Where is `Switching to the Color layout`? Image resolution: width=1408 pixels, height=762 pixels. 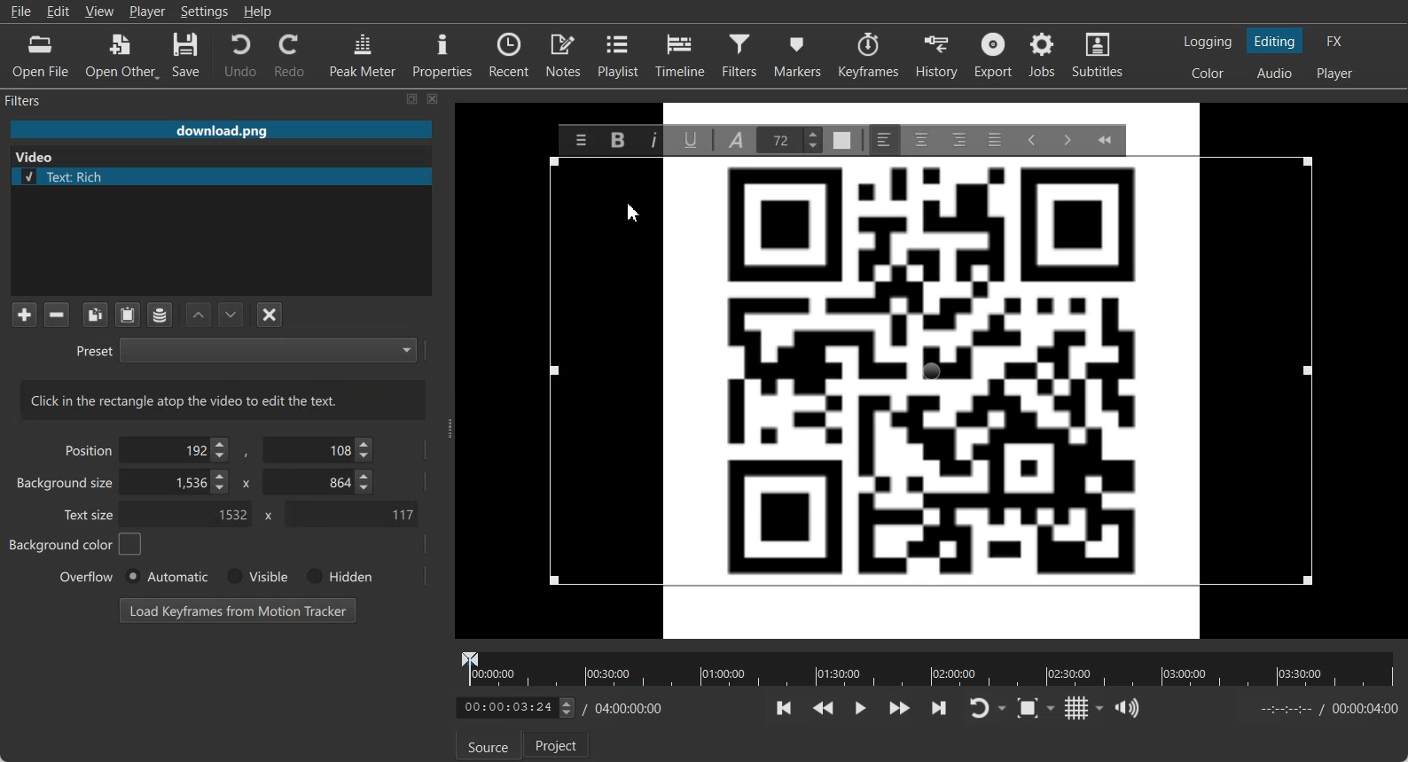
Switching to the Color layout is located at coordinates (1208, 74).